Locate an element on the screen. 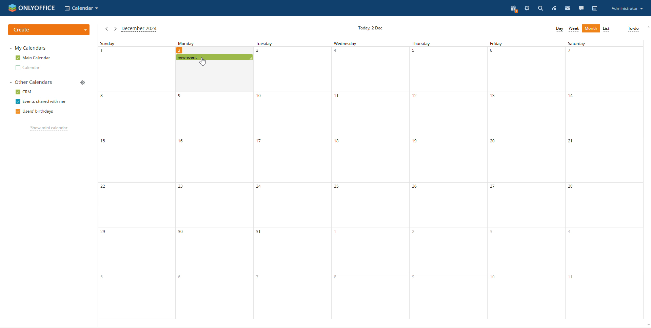  chat is located at coordinates (581, 8).